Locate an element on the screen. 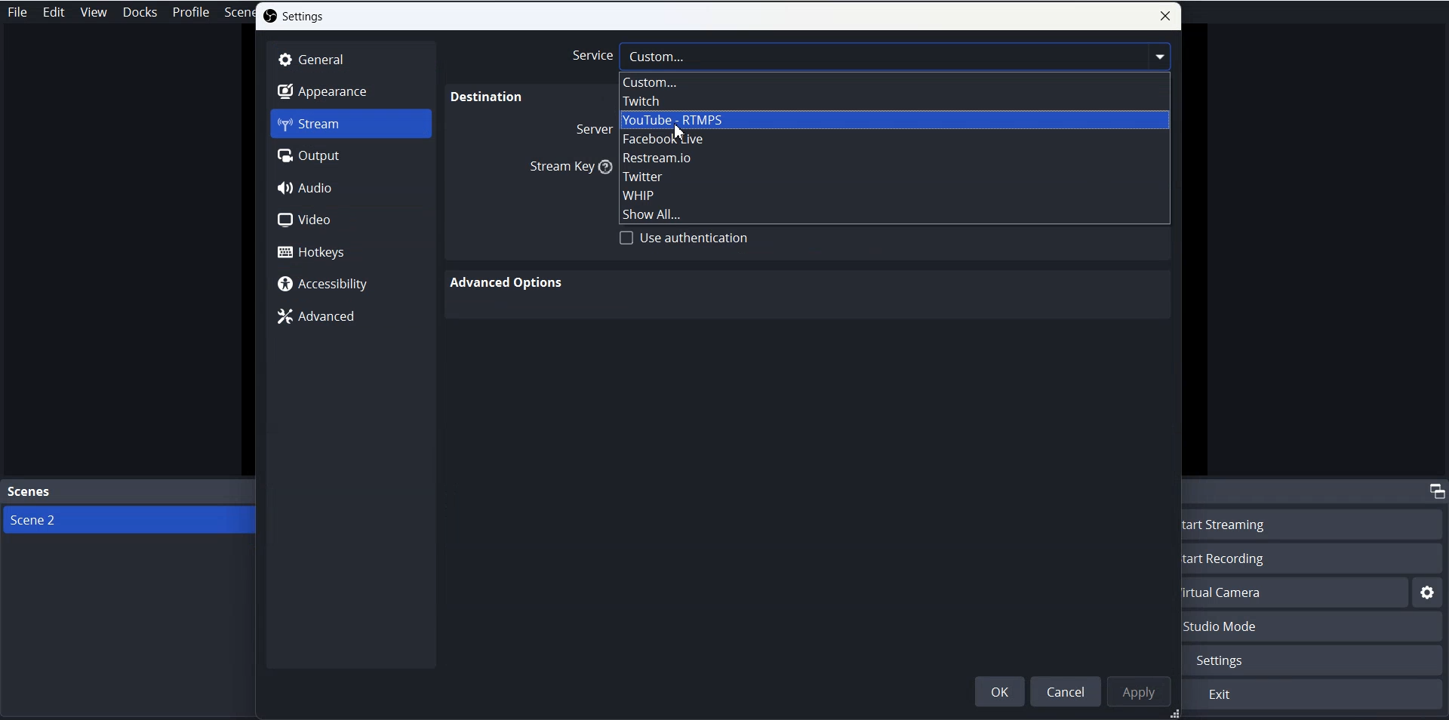  Destination is located at coordinates (484, 98).